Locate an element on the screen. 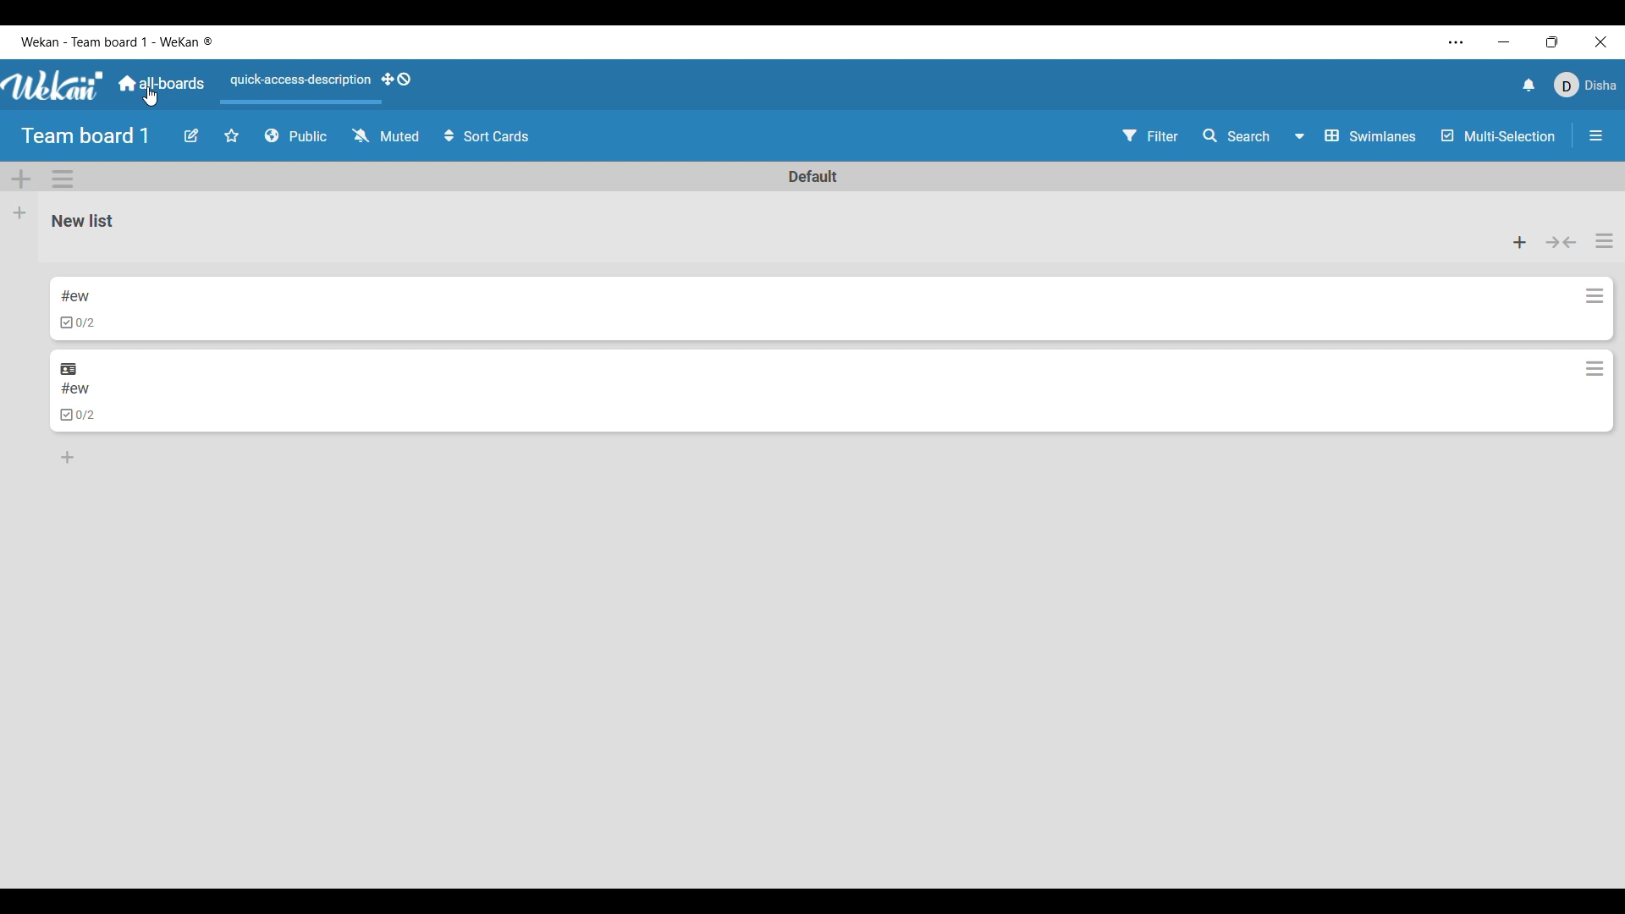 This screenshot has height=914, width=1625. Notifications  is located at coordinates (1529, 85).